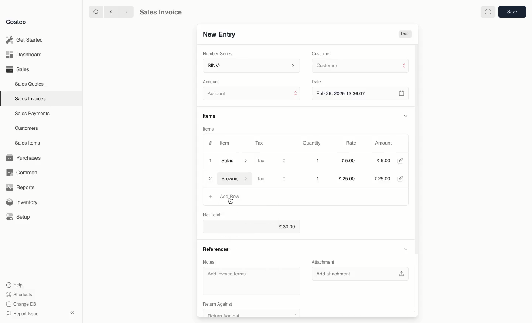  Describe the element at coordinates (211, 142) in the screenshot. I see `#` at that location.